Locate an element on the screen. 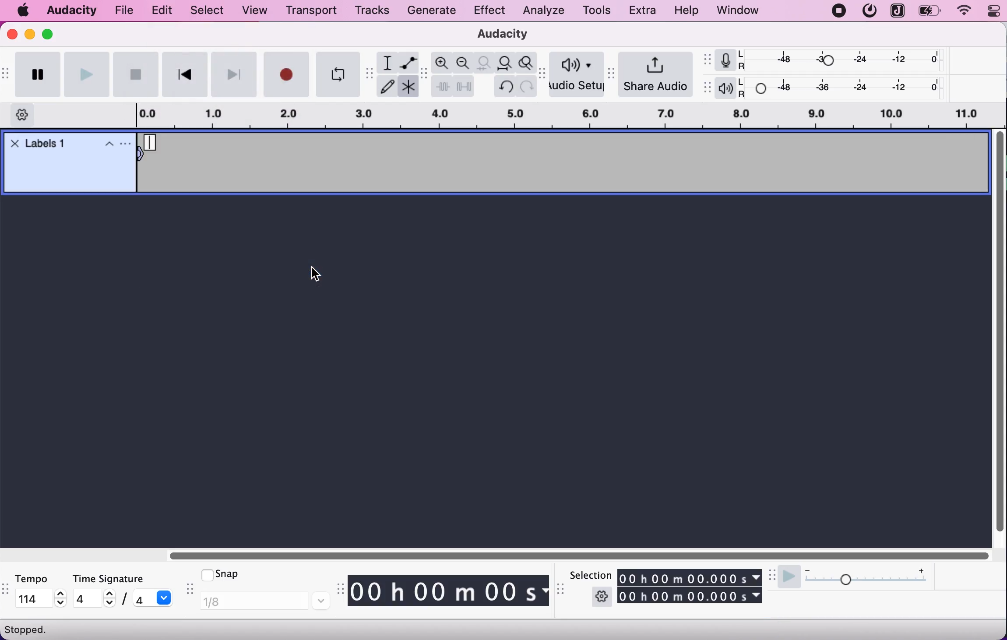 This screenshot has height=640, width=1007. horizontal slider is located at coordinates (587, 555).